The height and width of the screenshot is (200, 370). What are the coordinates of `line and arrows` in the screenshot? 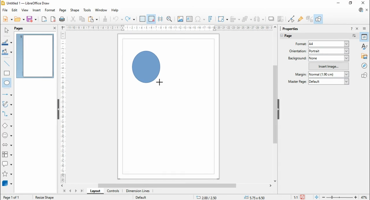 It's located at (7, 95).